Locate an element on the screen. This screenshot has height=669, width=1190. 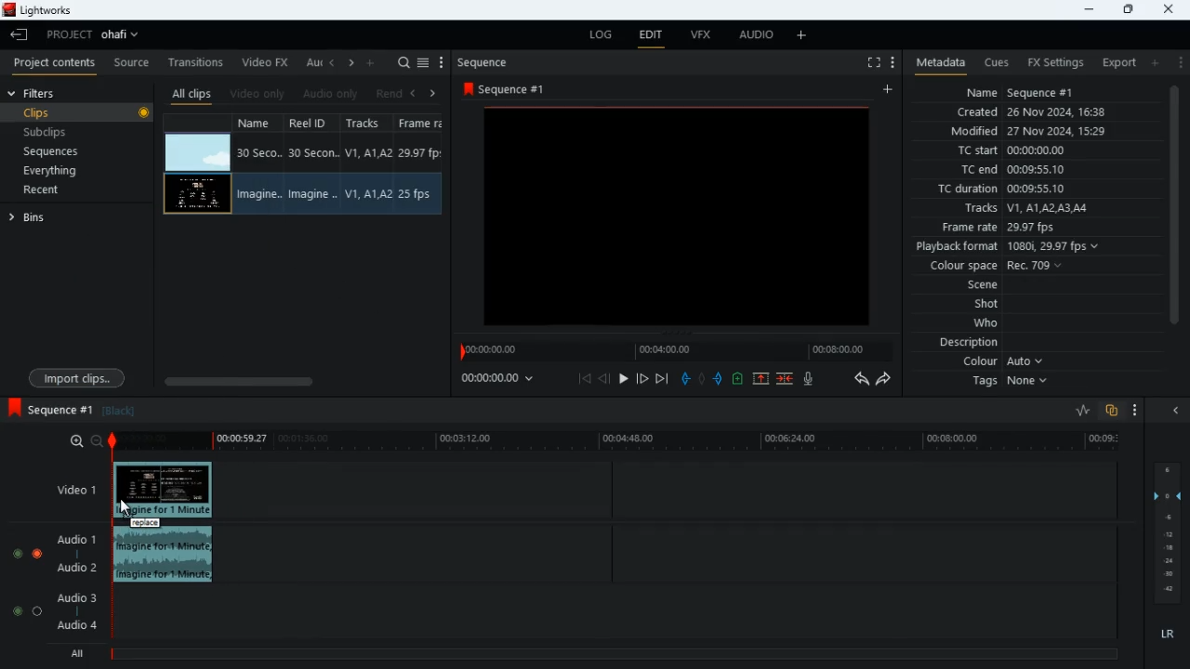
description is located at coordinates (970, 343).